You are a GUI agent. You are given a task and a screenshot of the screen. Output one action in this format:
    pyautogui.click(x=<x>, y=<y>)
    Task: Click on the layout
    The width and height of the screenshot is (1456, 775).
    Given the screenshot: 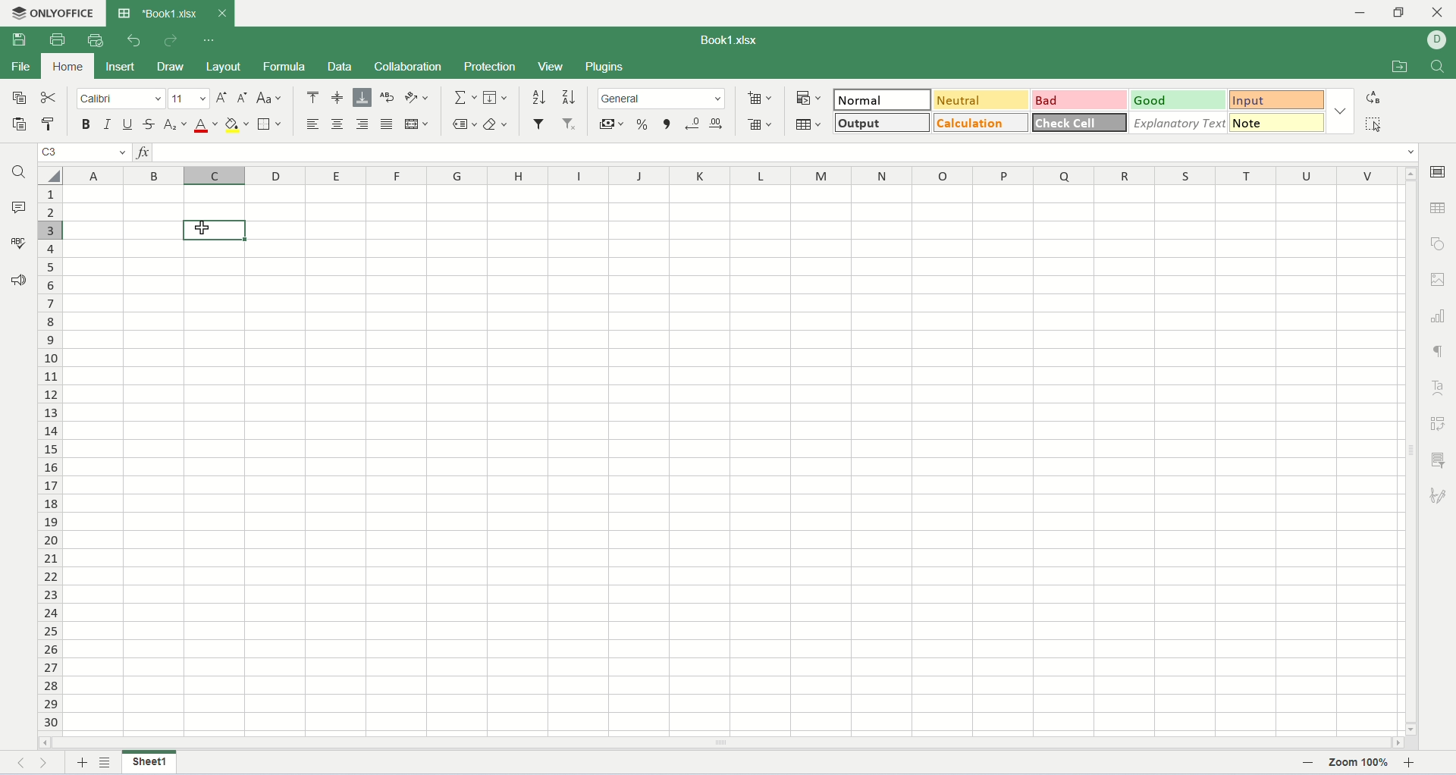 What is the action you would take?
    pyautogui.click(x=224, y=67)
    